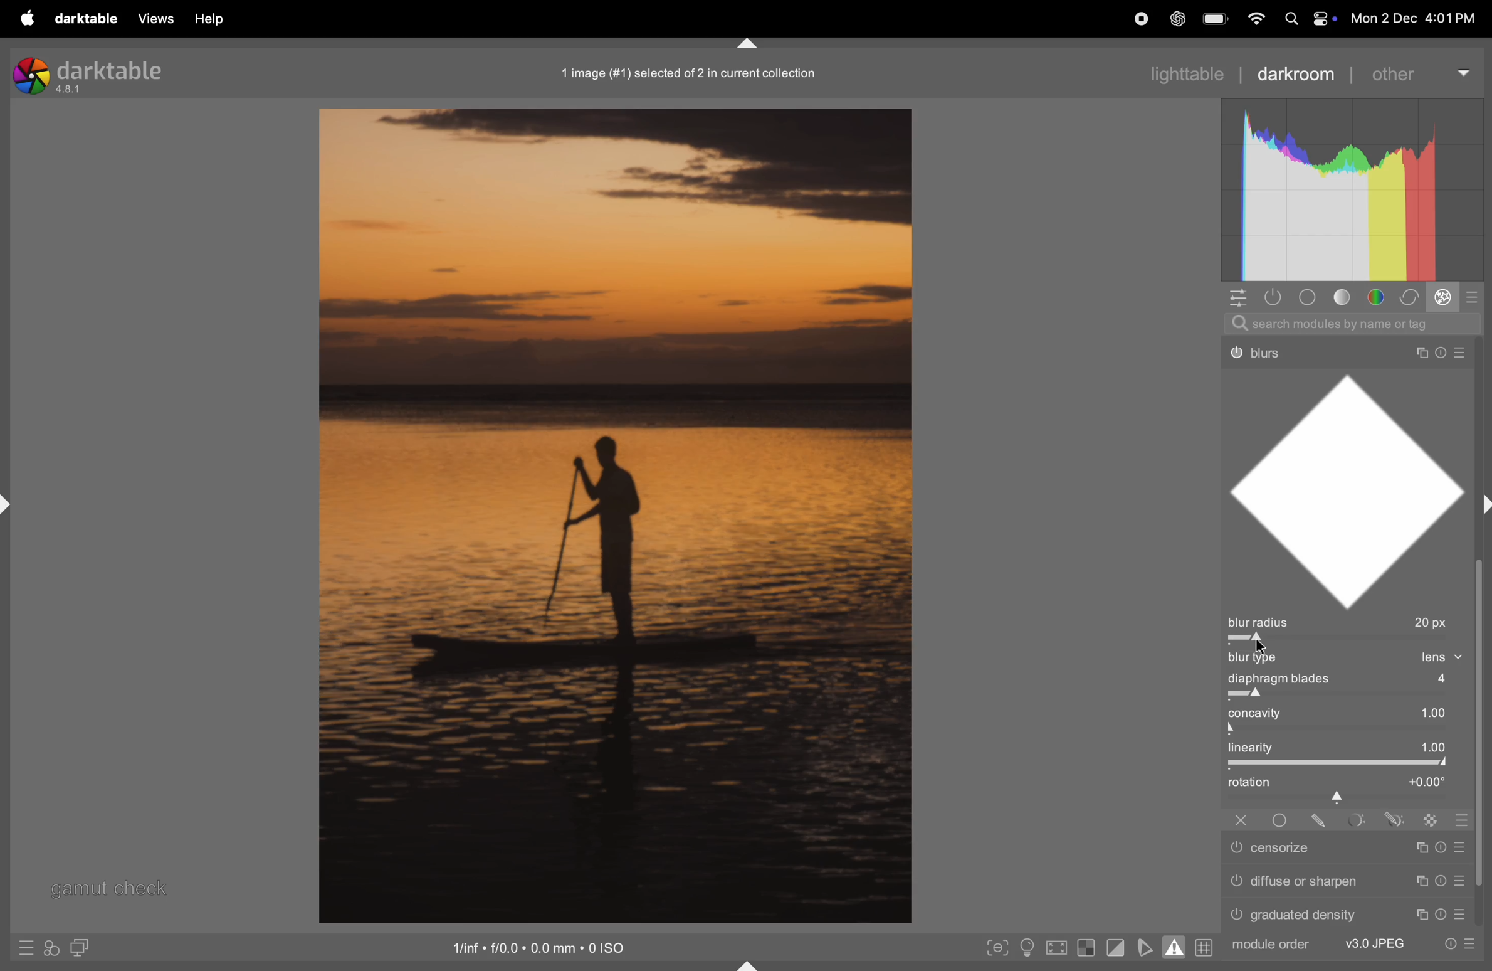 This screenshot has width=1492, height=971. I want to click on other, so click(1418, 72).